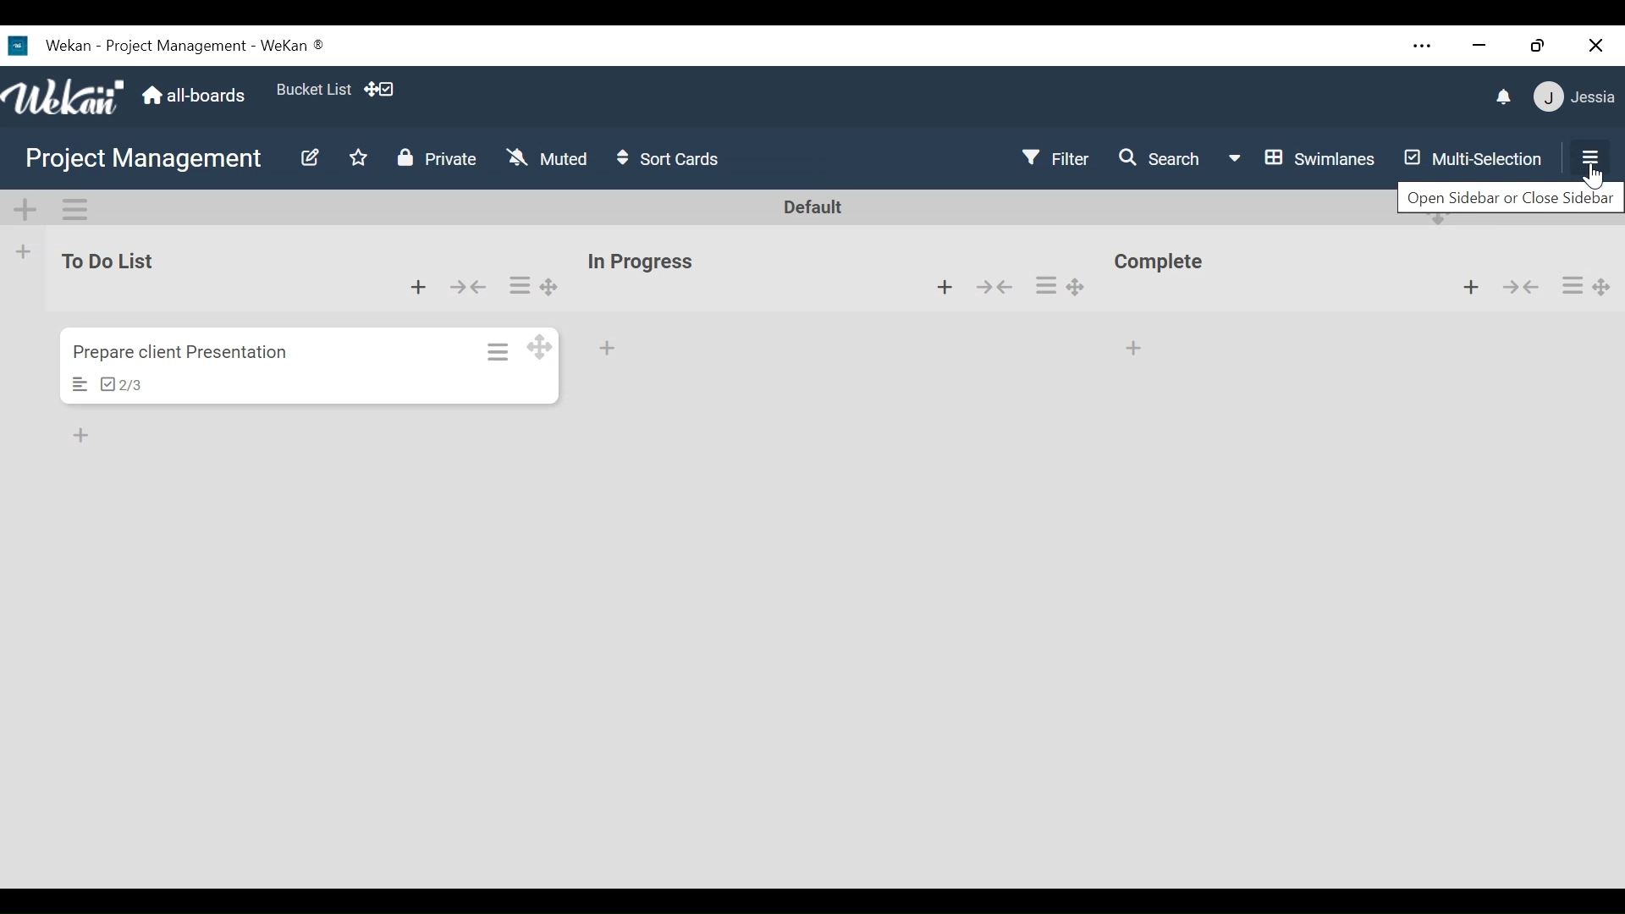 The height and width of the screenshot is (914, 1625). What do you see at coordinates (194, 96) in the screenshot?
I see `all boards` at bounding box center [194, 96].